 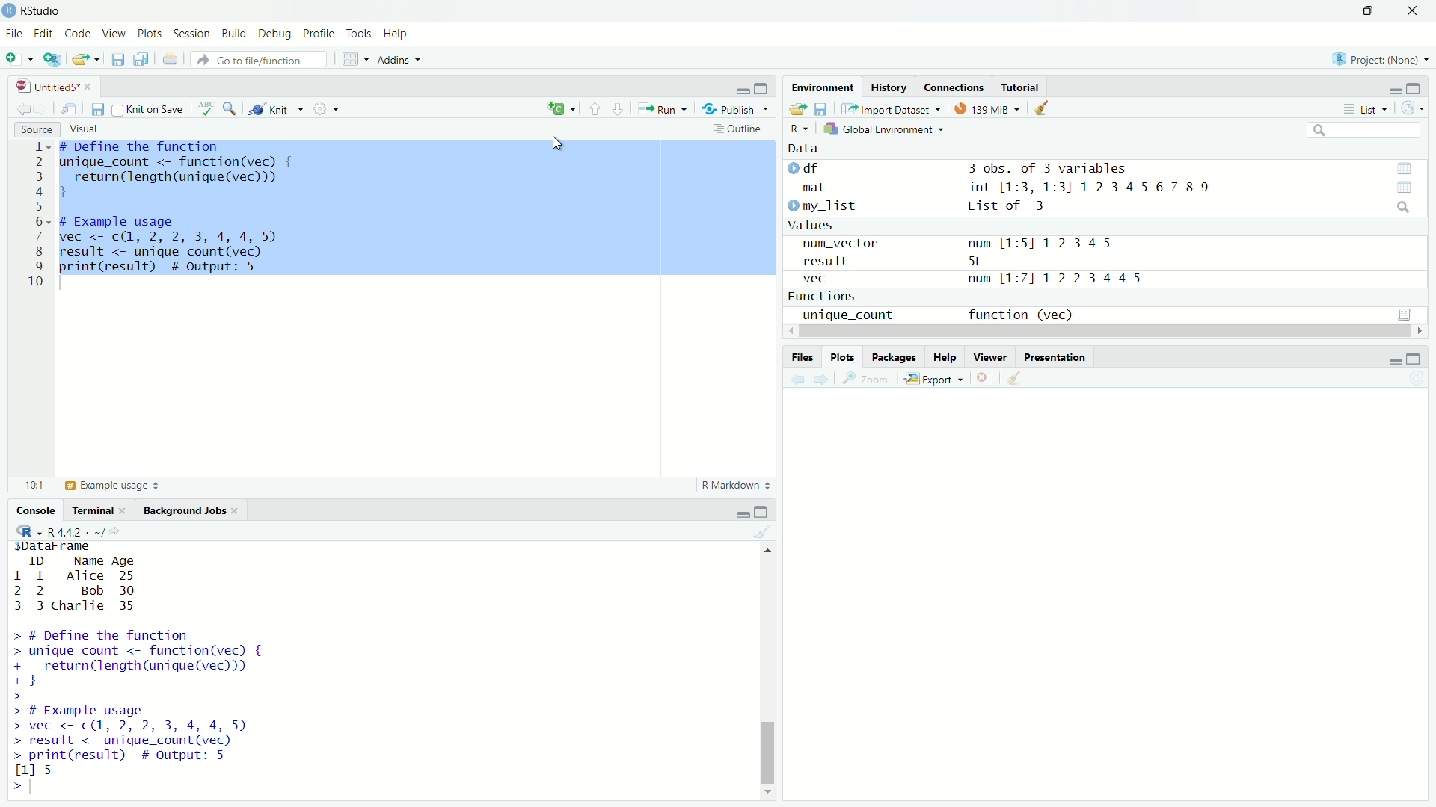 I want to click on List, so click(x=1366, y=110).